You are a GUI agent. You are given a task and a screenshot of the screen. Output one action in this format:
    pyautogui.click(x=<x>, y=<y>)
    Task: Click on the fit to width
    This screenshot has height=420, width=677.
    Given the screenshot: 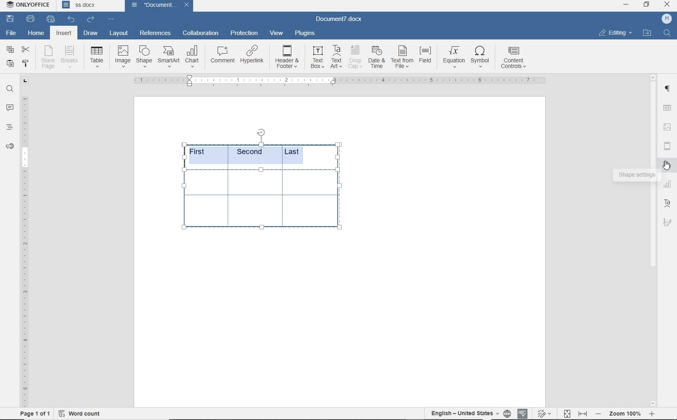 What is the action you would take?
    pyautogui.click(x=583, y=412)
    